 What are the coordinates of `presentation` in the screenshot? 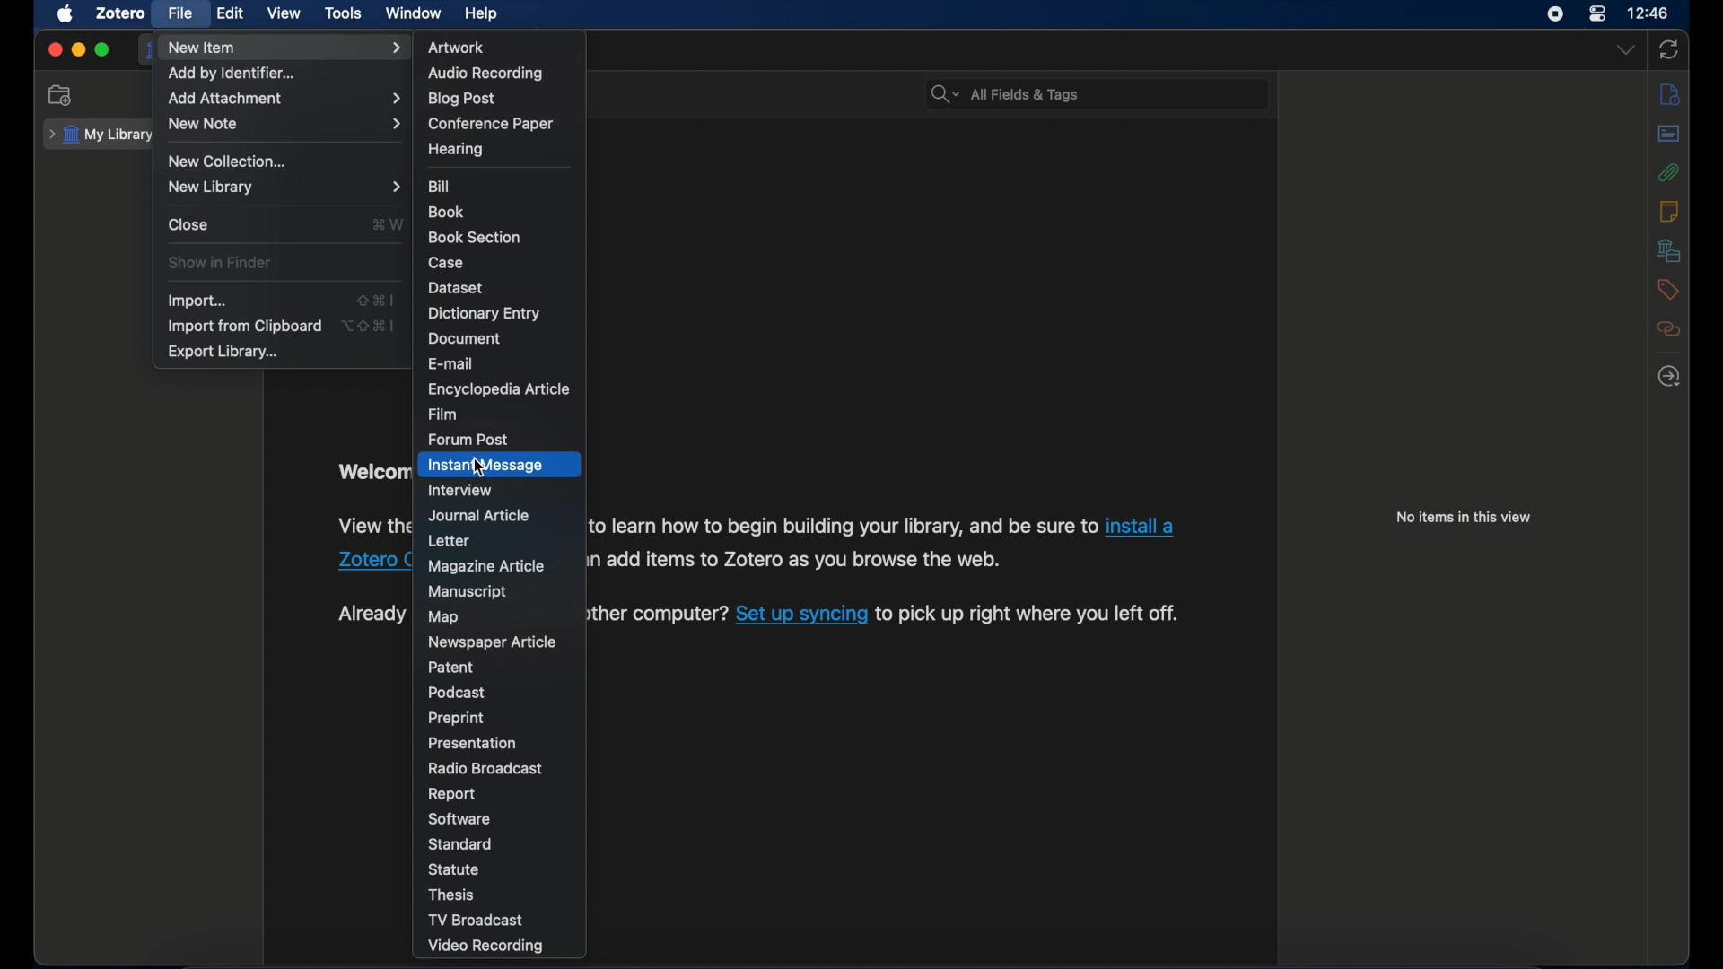 It's located at (473, 743).